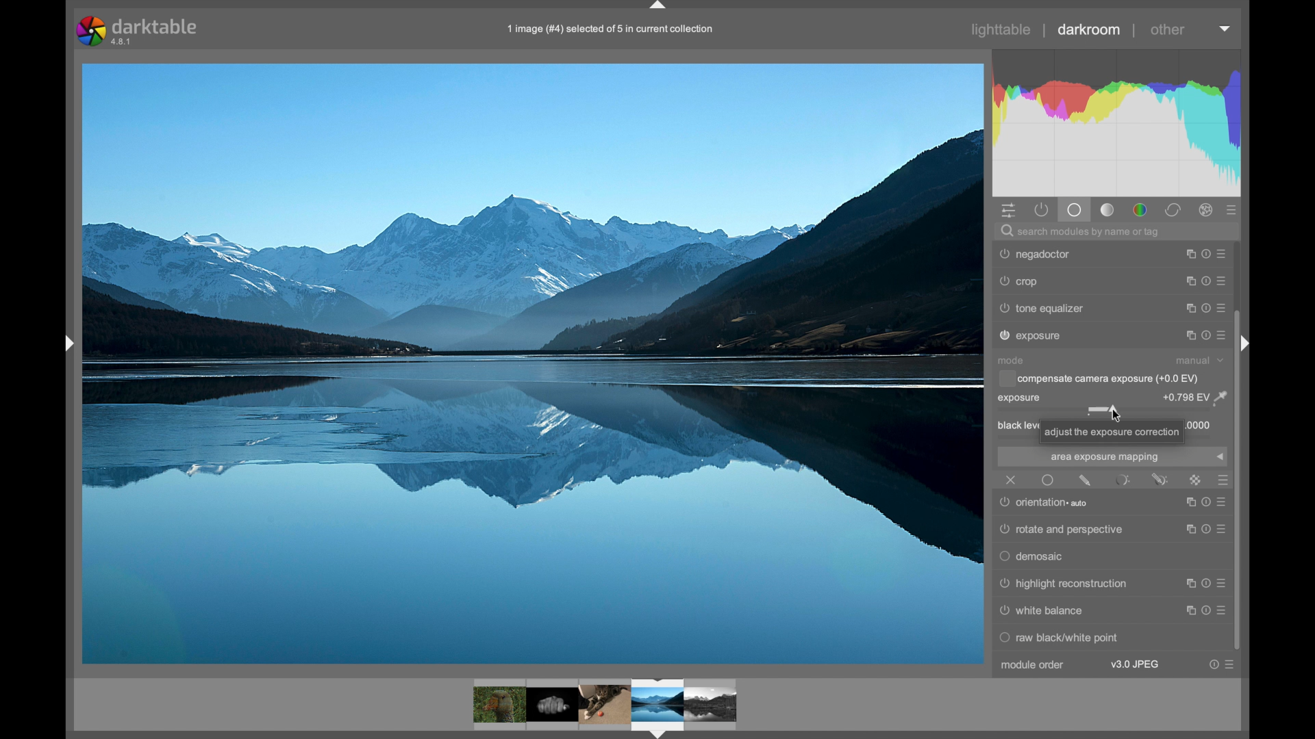  What do you see at coordinates (1225, 28) in the screenshot?
I see `dropdown` at bounding box center [1225, 28].